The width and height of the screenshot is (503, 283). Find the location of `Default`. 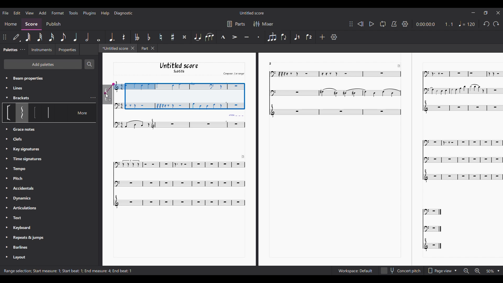

Default is located at coordinates (17, 38).